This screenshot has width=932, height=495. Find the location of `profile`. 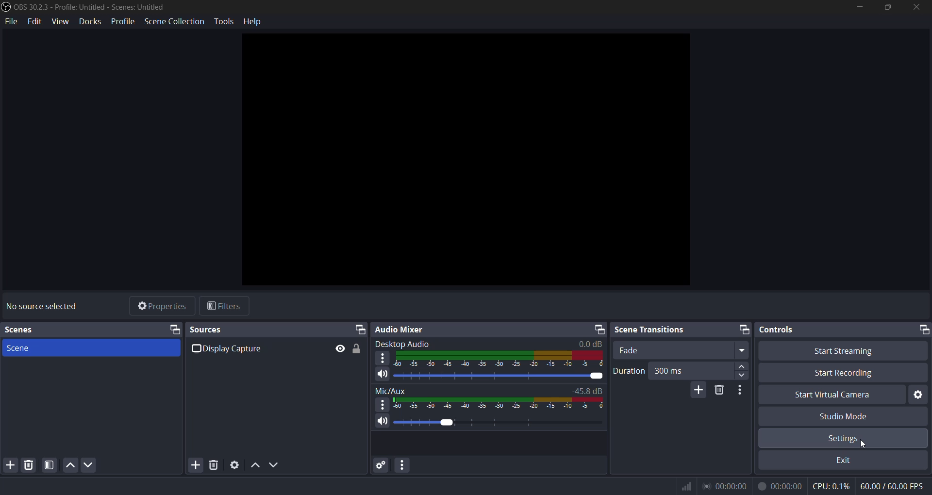

profile is located at coordinates (122, 21).